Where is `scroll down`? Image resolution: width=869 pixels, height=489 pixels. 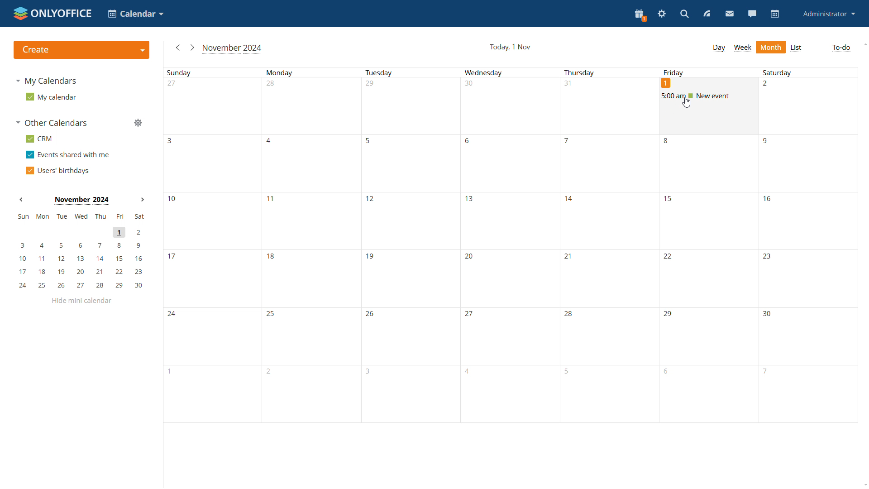 scroll down is located at coordinates (865, 484).